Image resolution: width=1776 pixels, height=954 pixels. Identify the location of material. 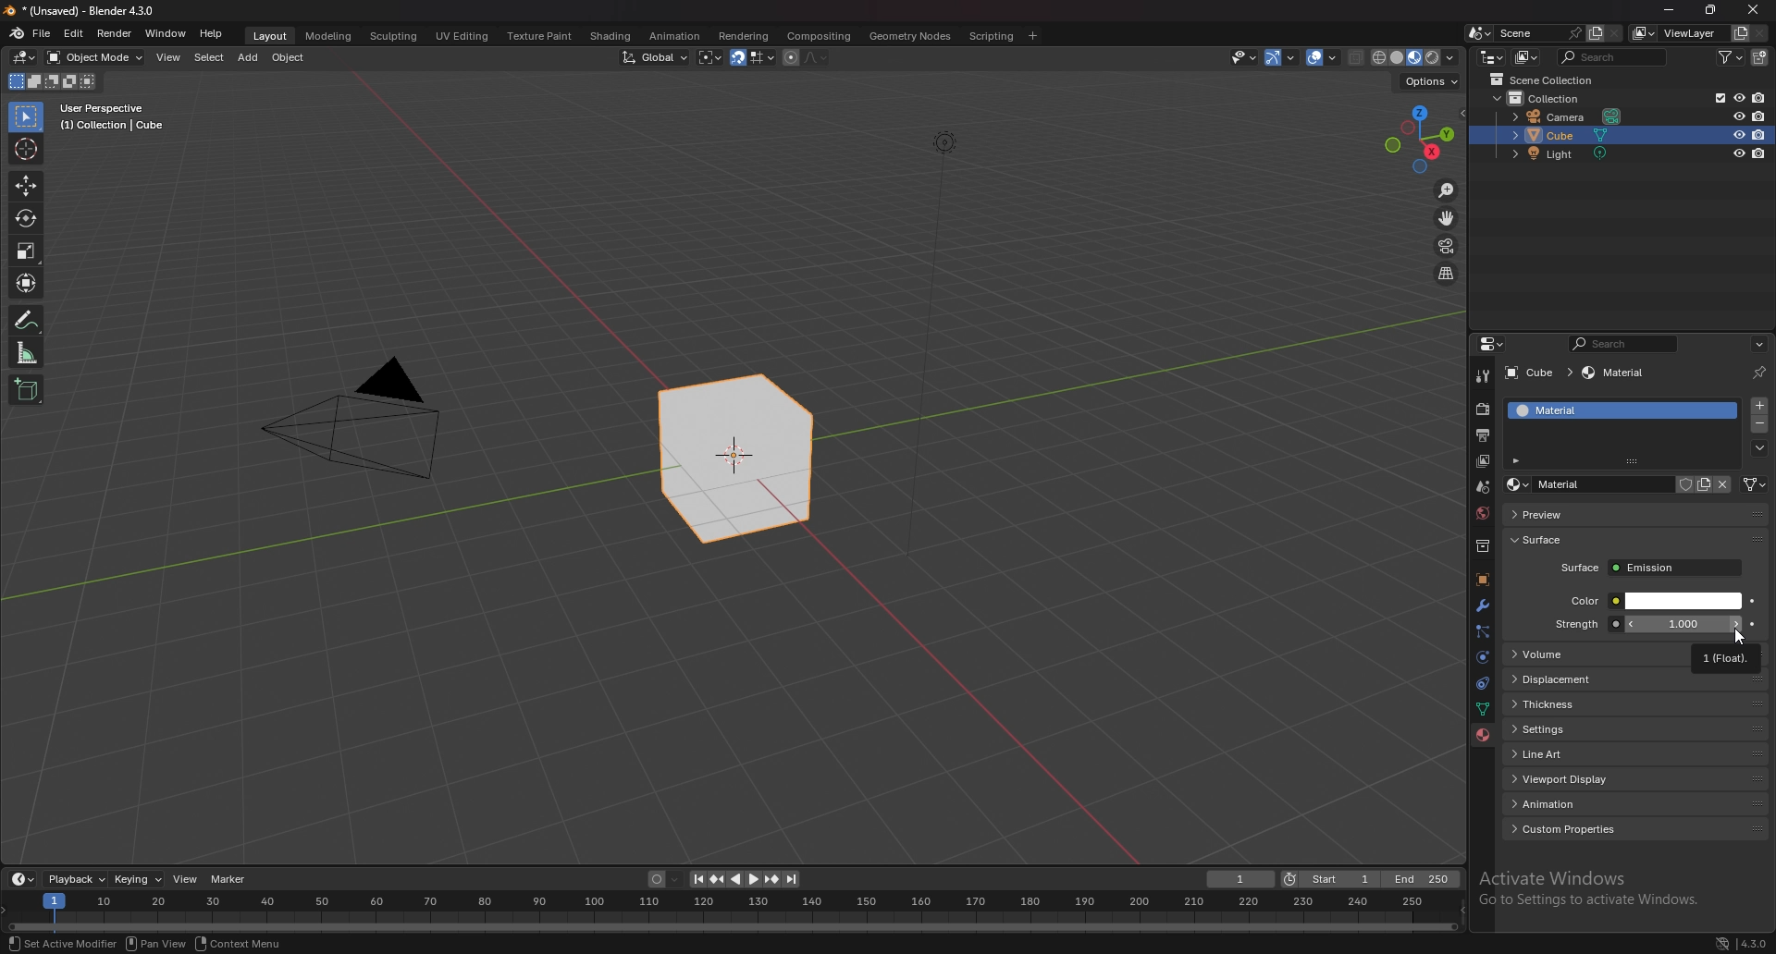
(1601, 410).